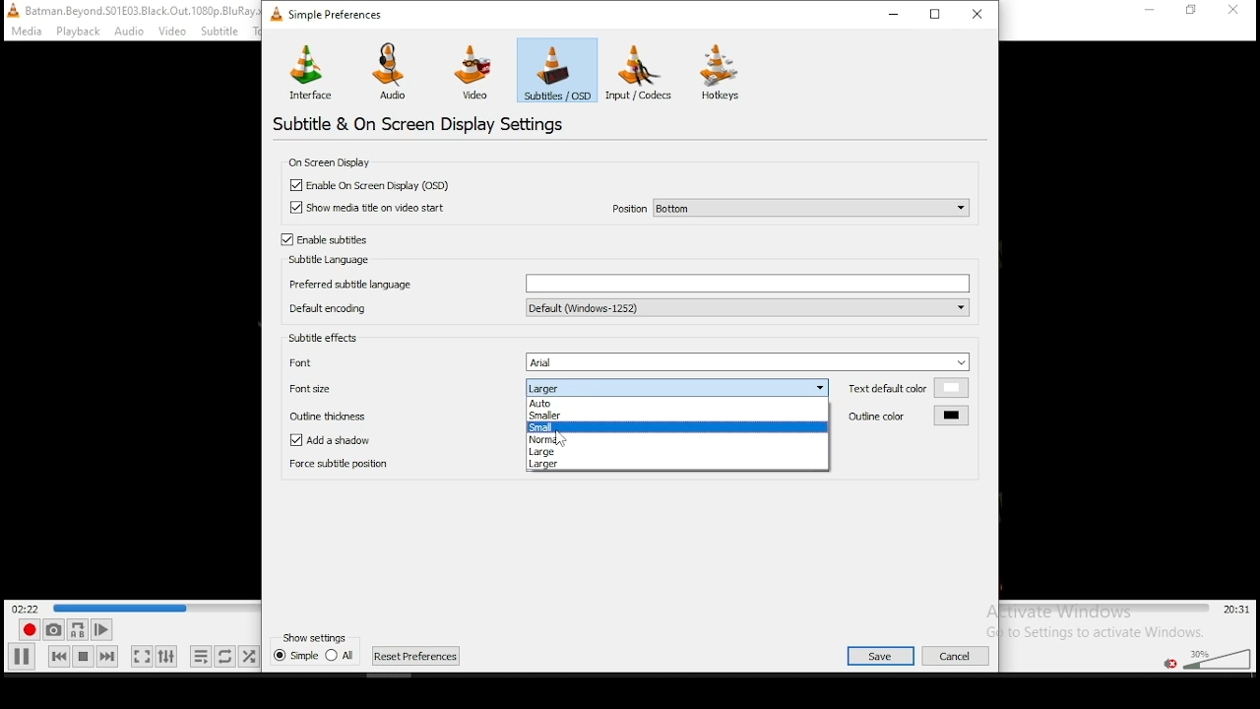 This screenshot has width=1260, height=709. Describe the element at coordinates (370, 185) in the screenshot. I see `checkbox: enable on screen display` at that location.